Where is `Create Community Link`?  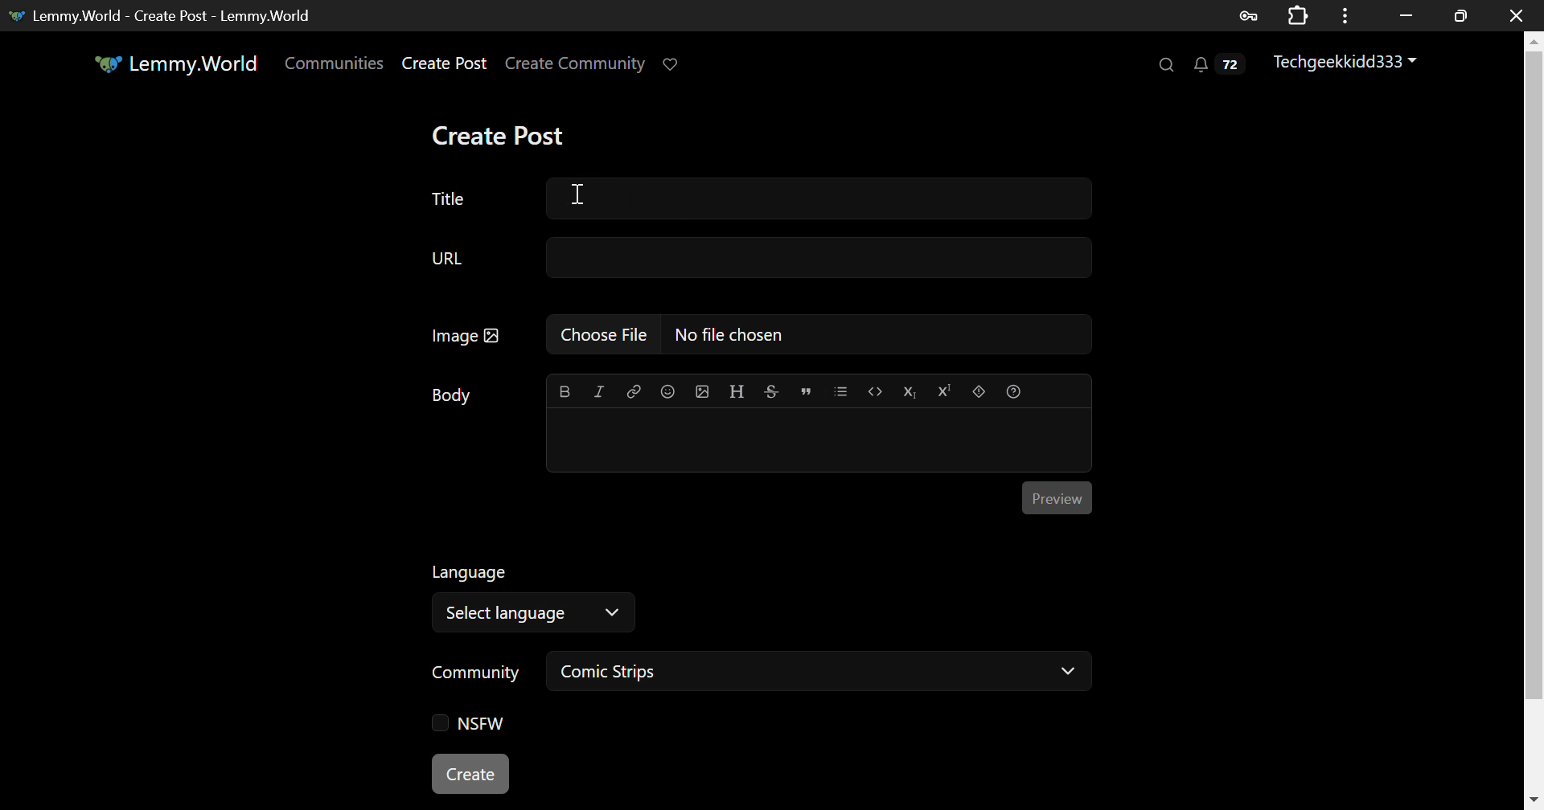
Create Community Link is located at coordinates (578, 66).